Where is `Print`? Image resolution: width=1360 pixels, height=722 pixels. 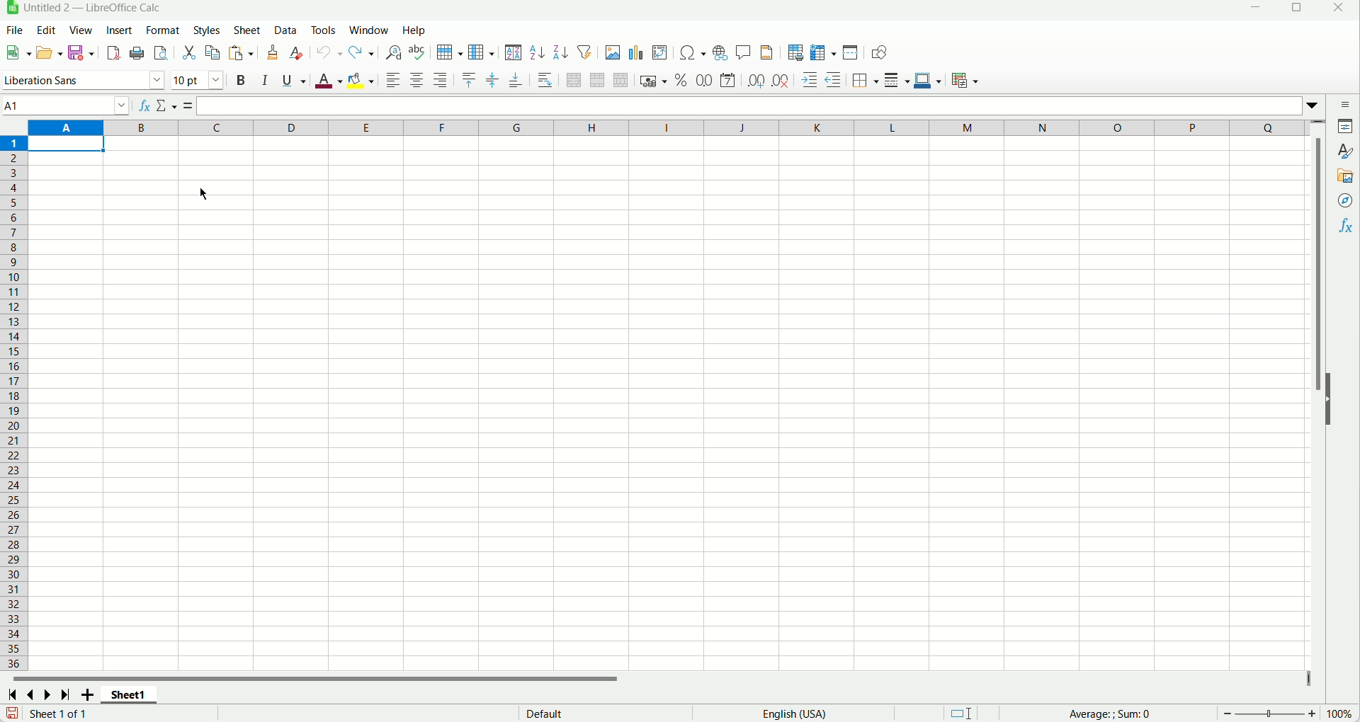
Print is located at coordinates (140, 53).